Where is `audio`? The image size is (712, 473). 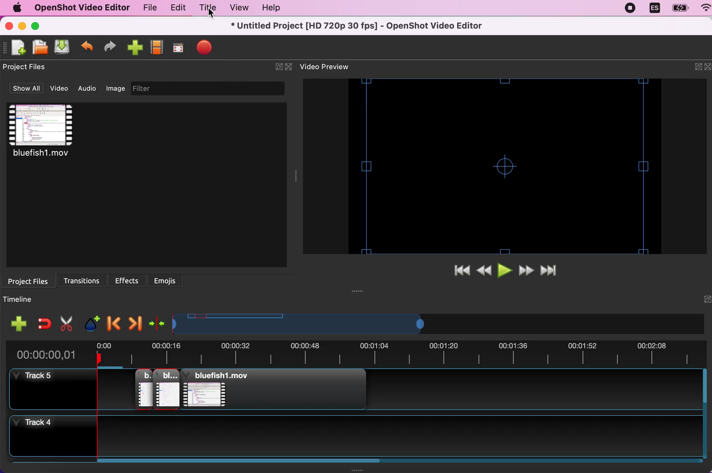
audio is located at coordinates (89, 88).